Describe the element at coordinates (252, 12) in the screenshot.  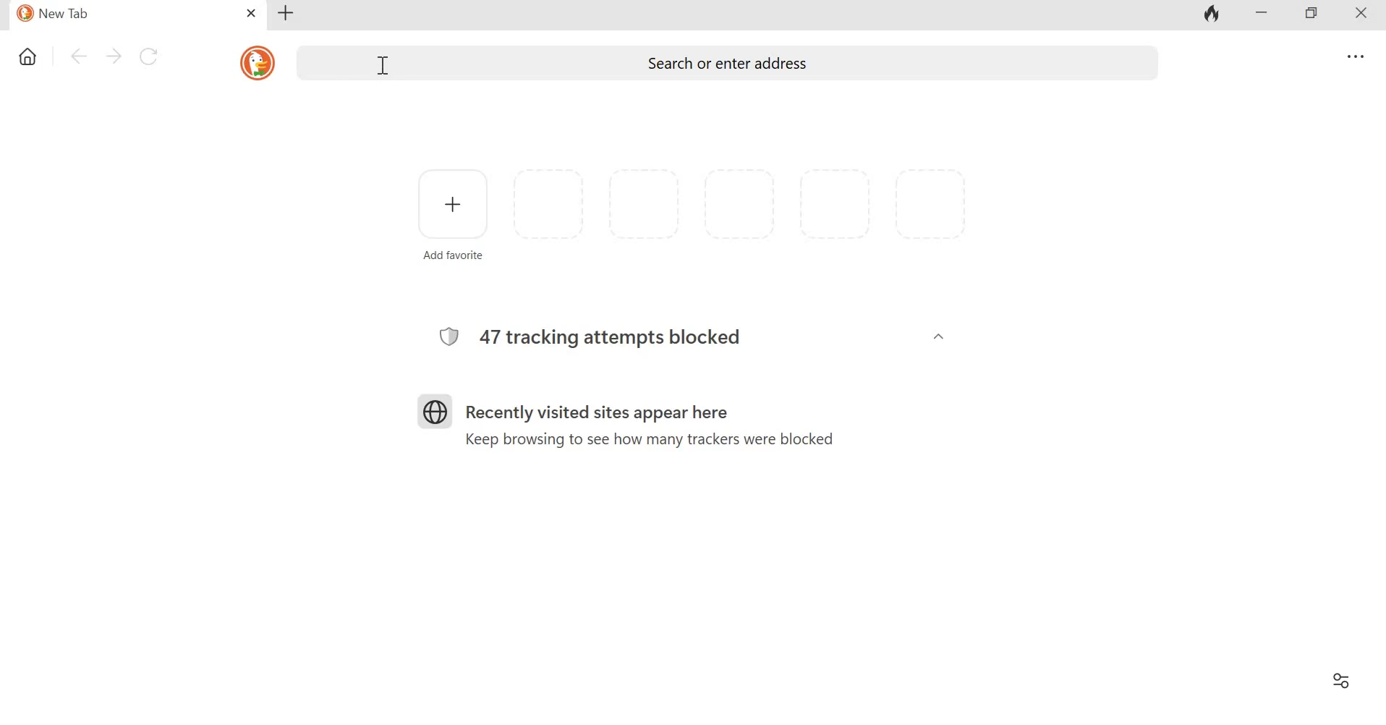
I see `close tab` at that location.